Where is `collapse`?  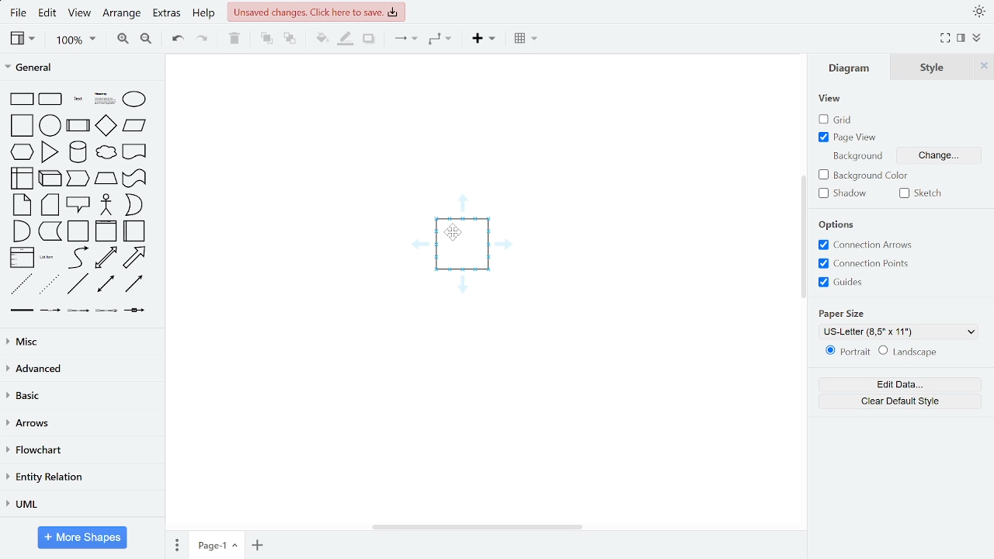 collapse is located at coordinates (977, 36).